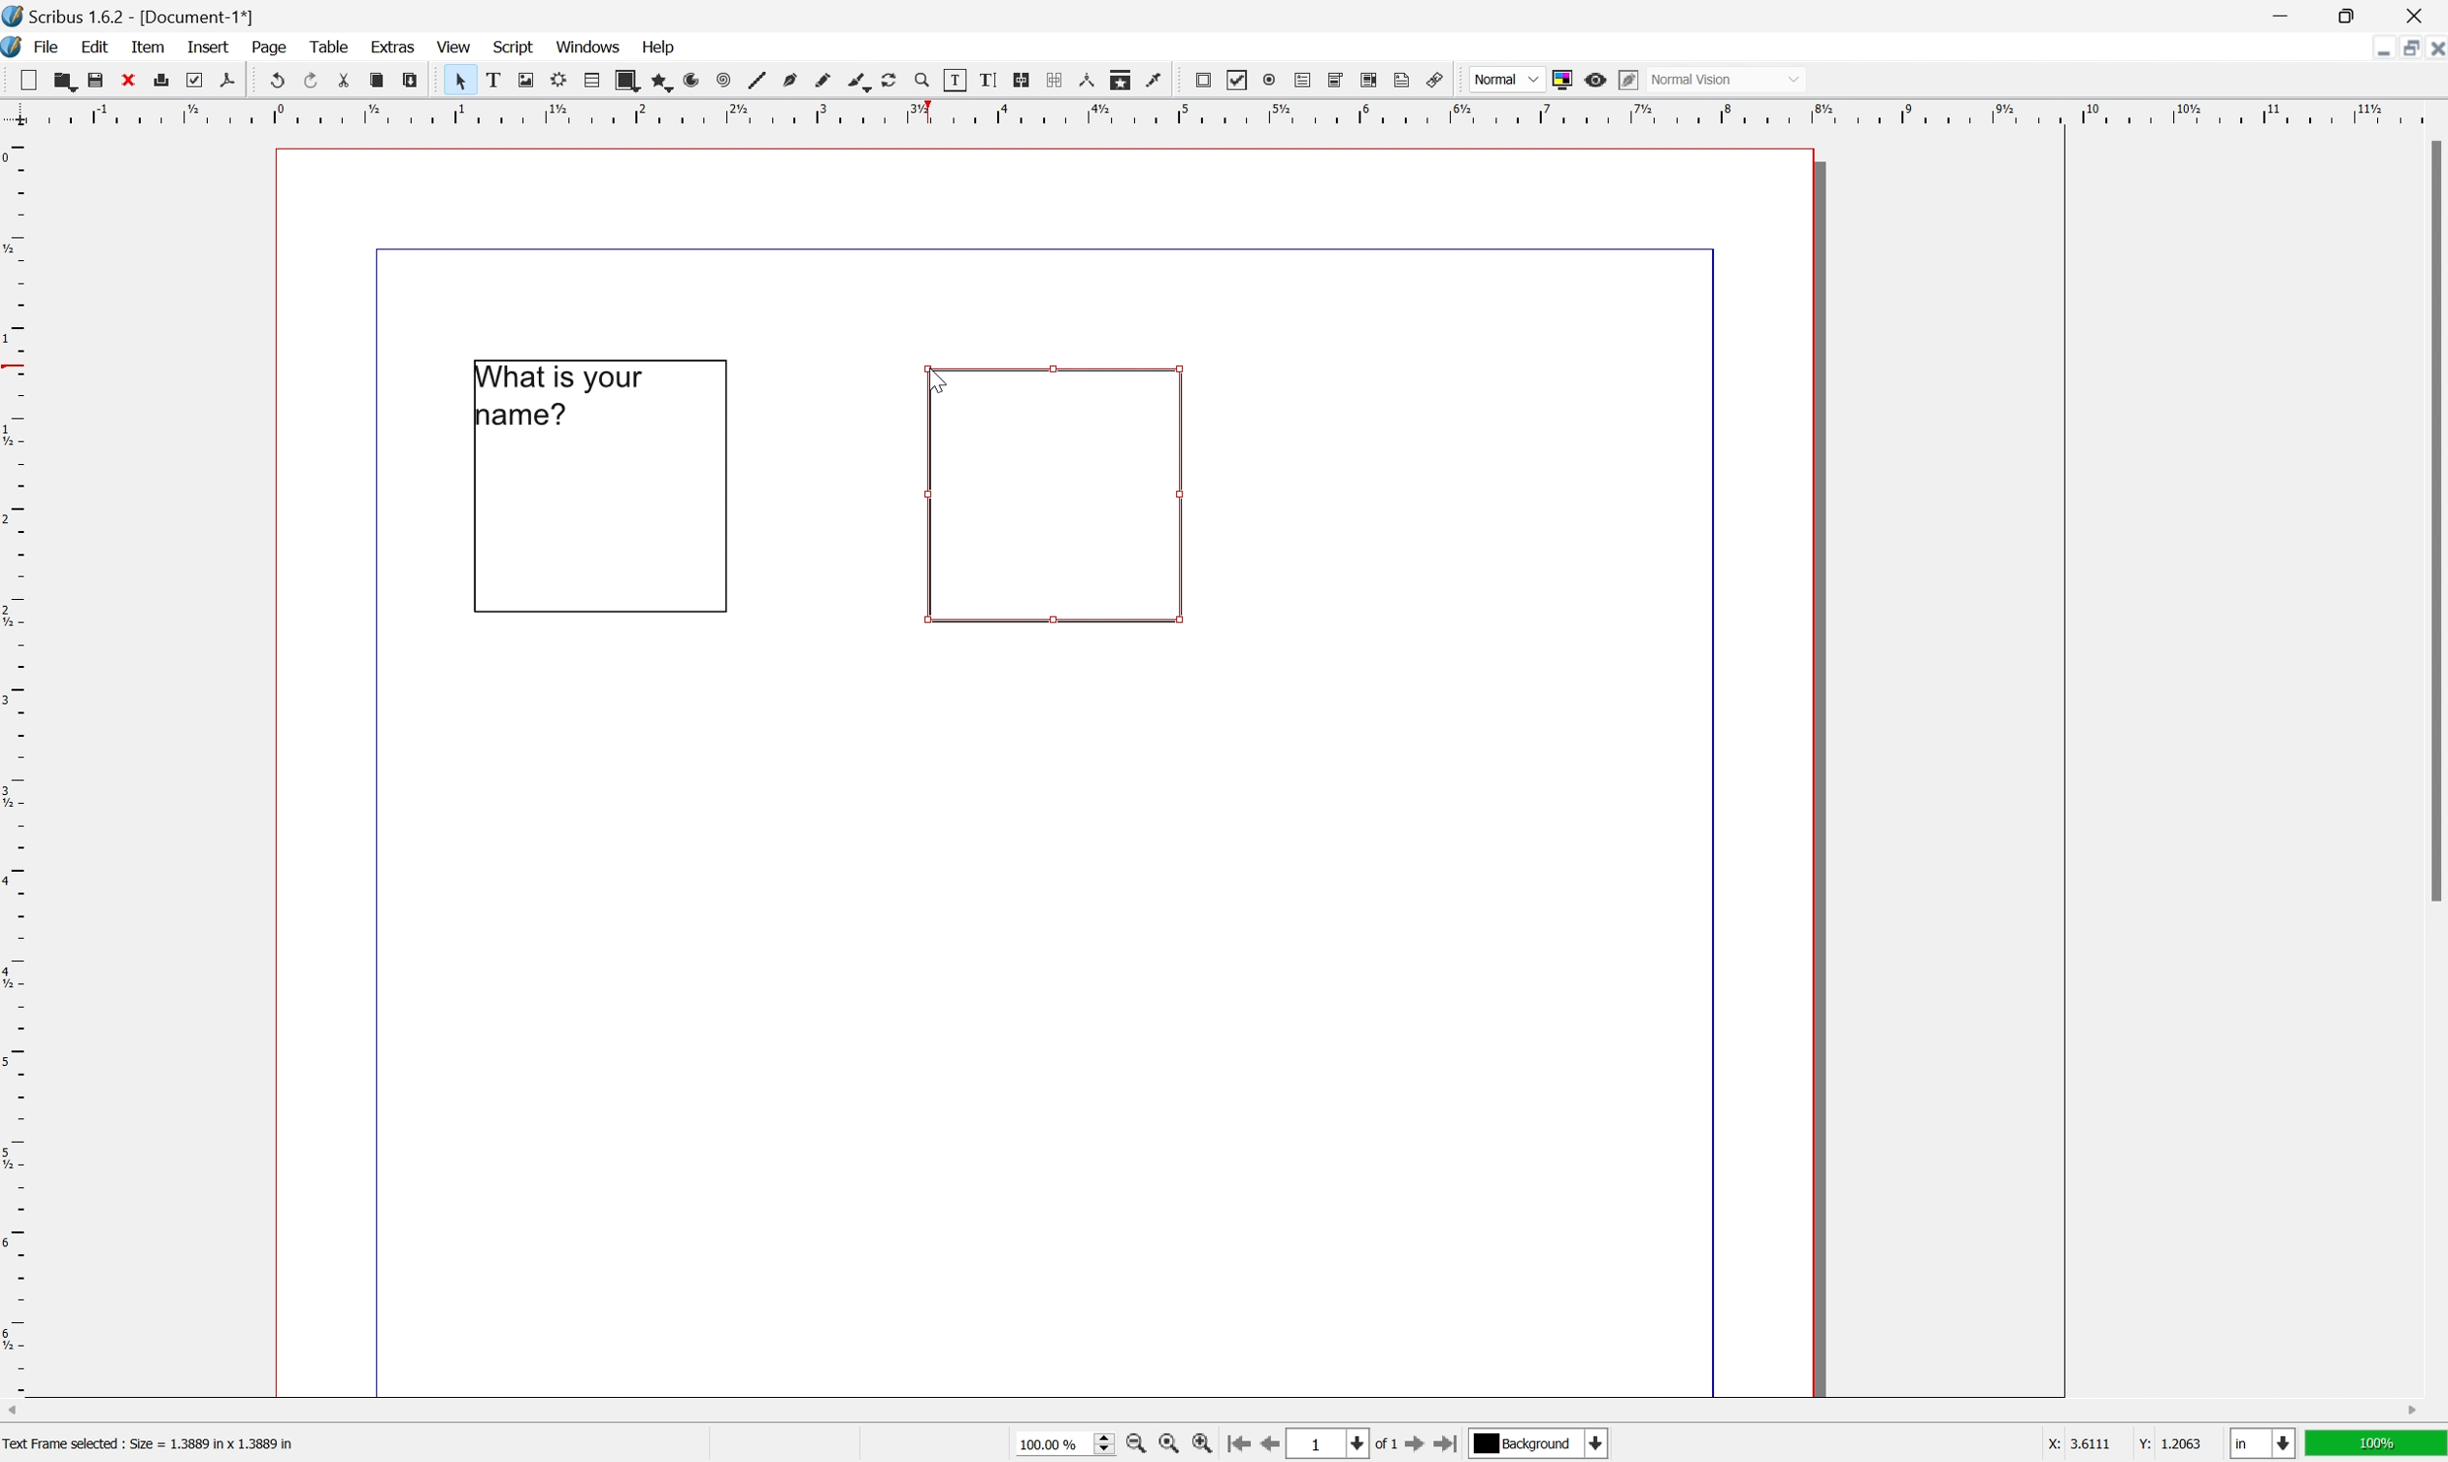  I want to click on copy, so click(376, 82).